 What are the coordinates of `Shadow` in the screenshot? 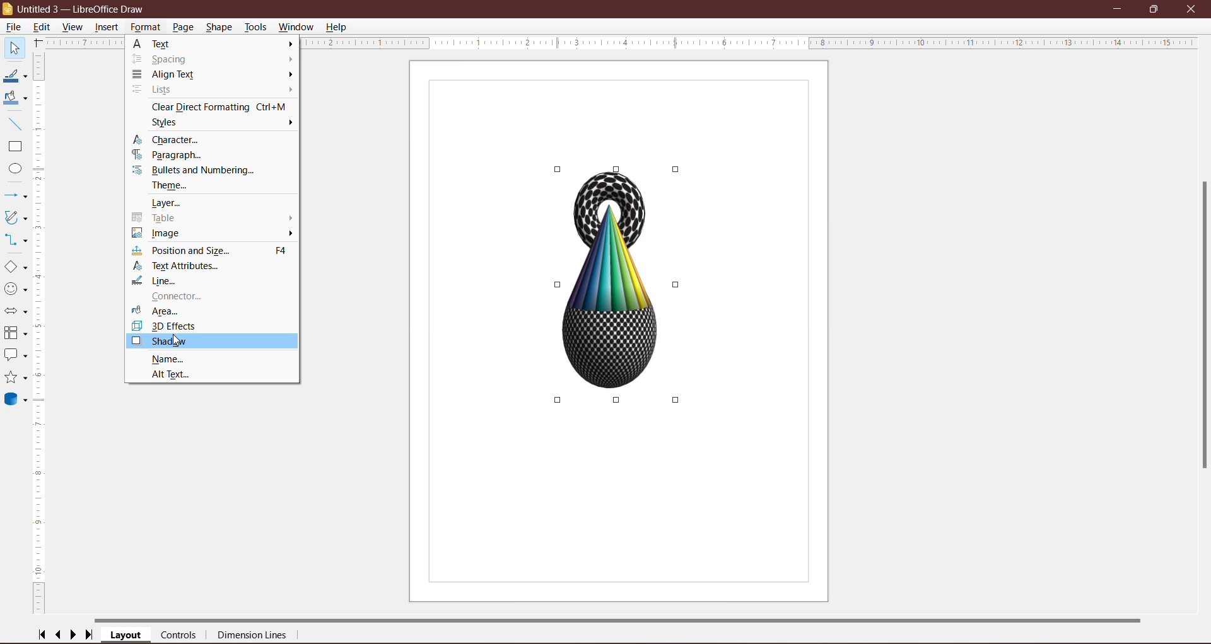 It's located at (213, 342).